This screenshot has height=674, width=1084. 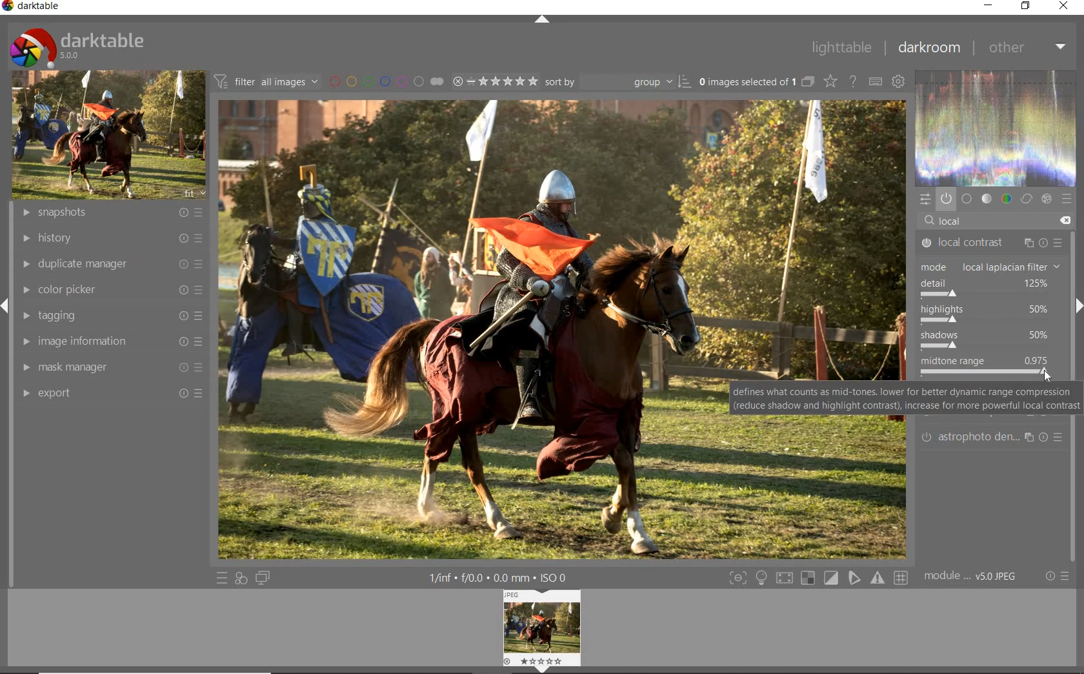 I want to click on selected images, so click(x=755, y=81).